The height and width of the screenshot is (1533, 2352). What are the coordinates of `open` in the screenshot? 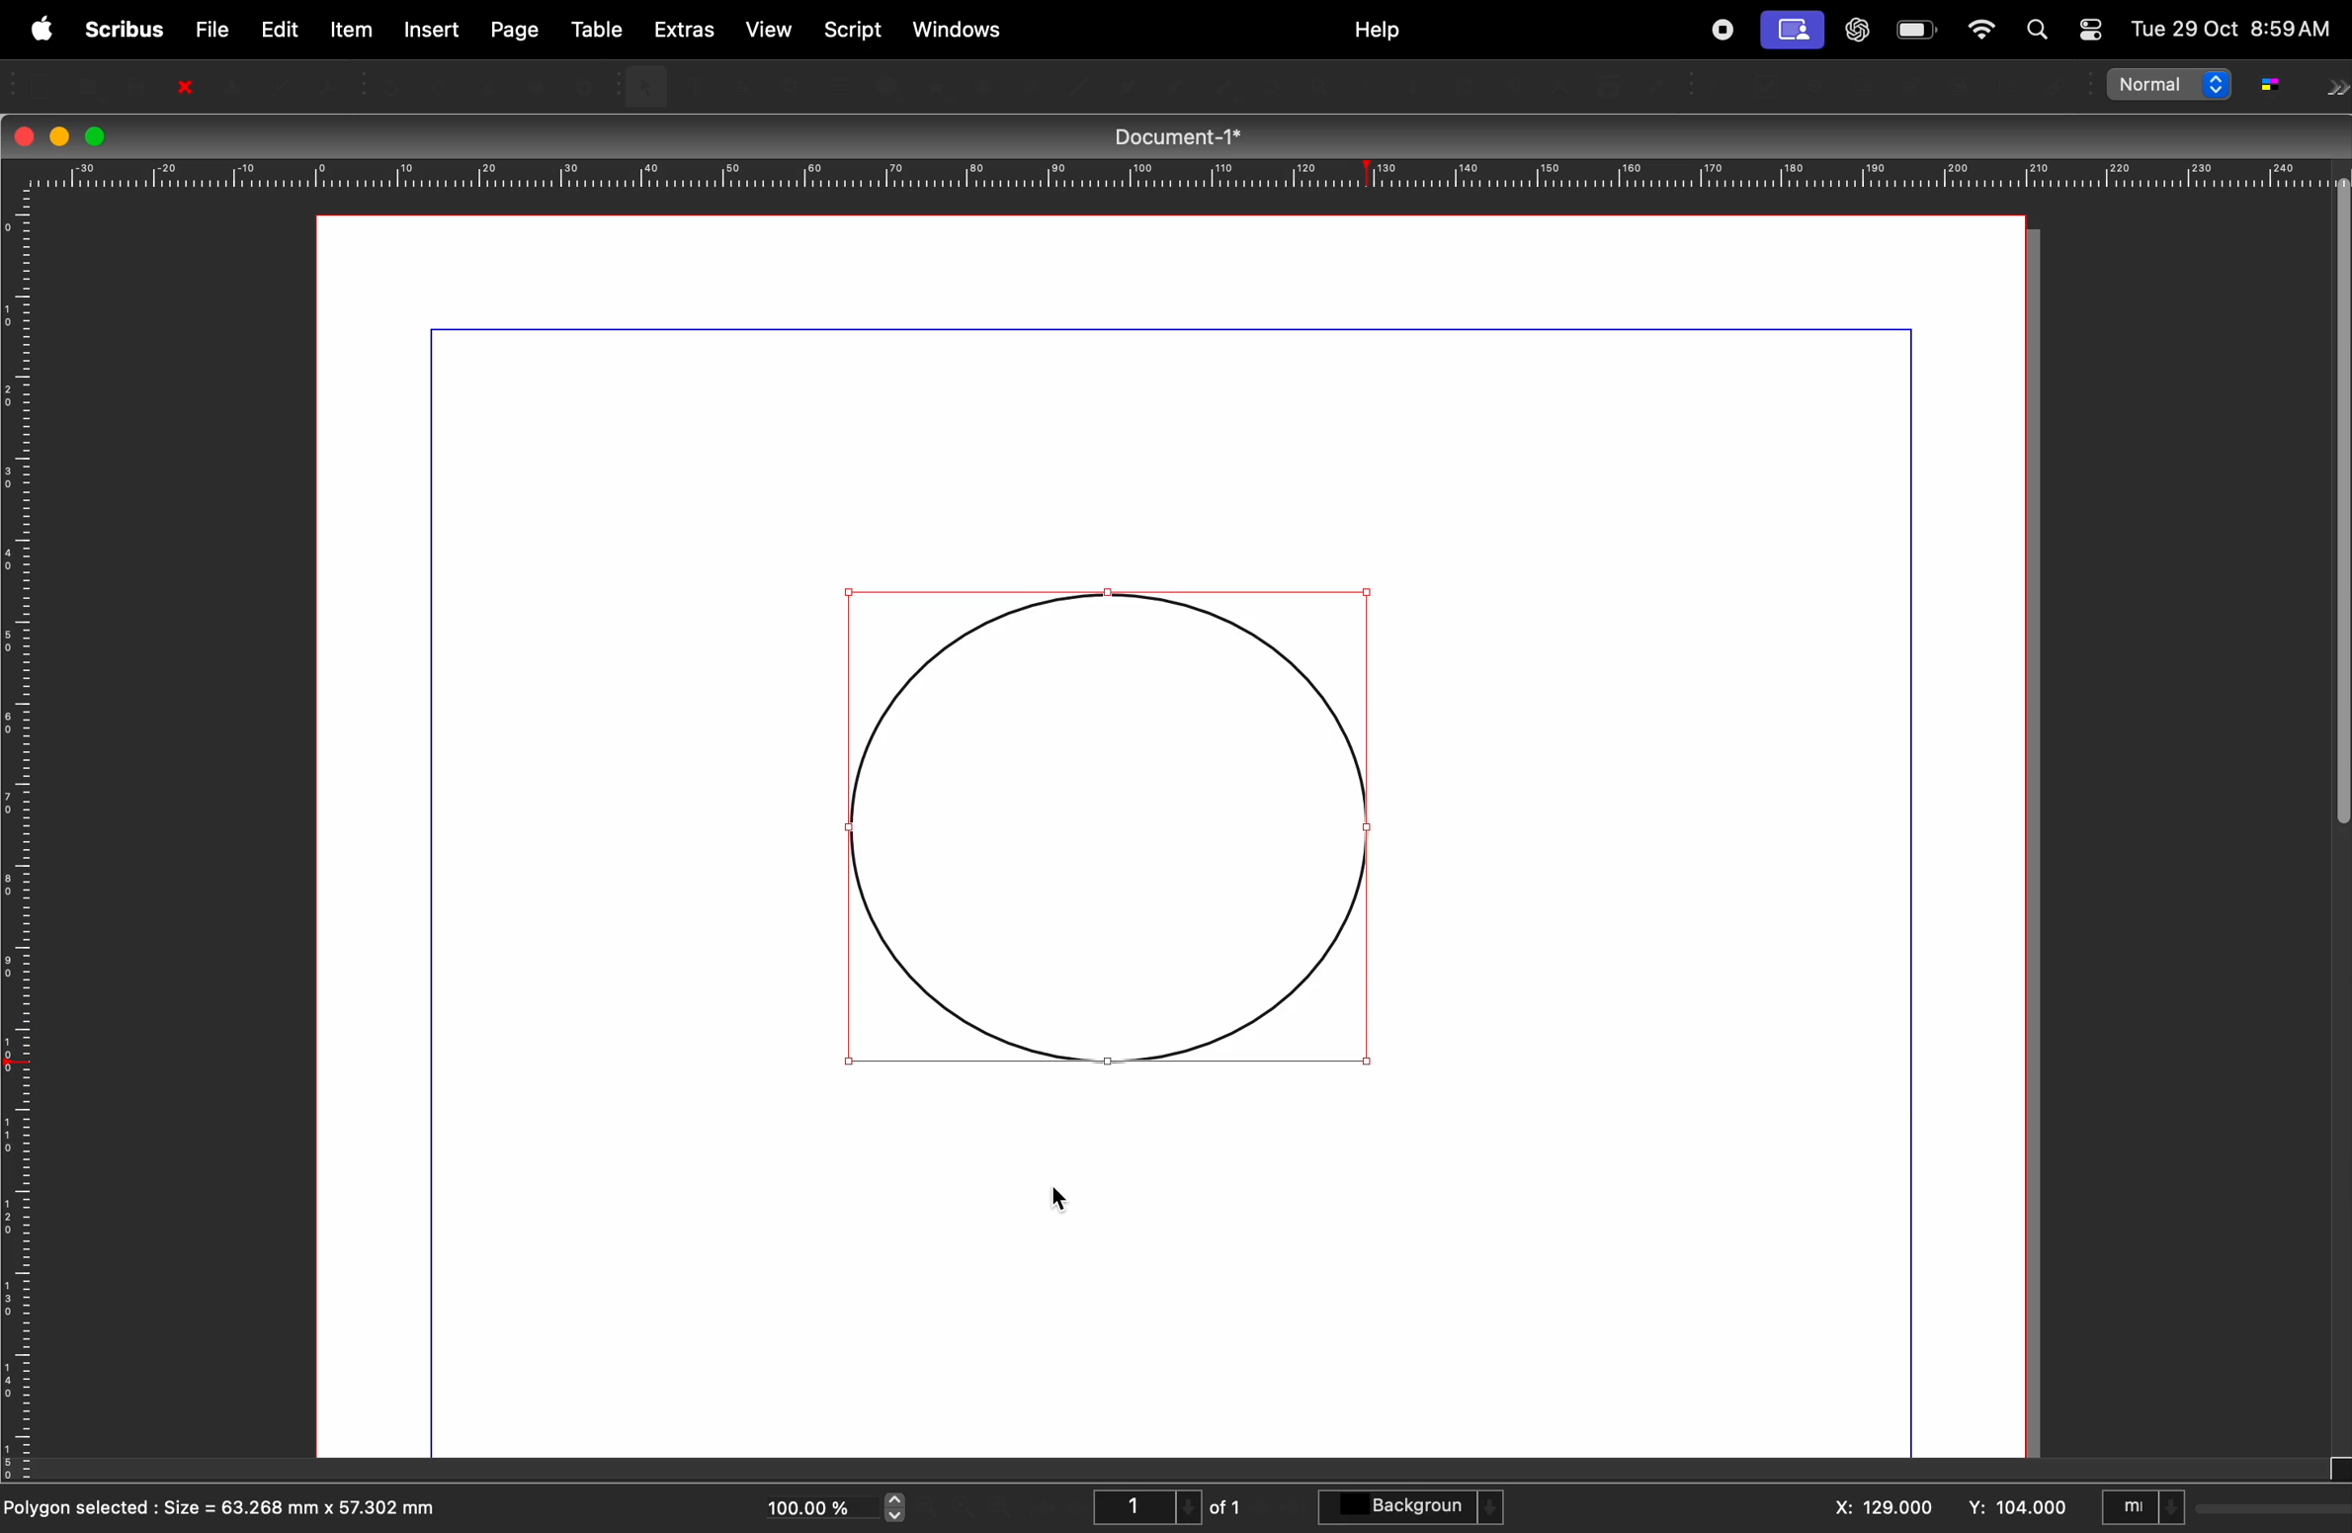 It's located at (92, 83).